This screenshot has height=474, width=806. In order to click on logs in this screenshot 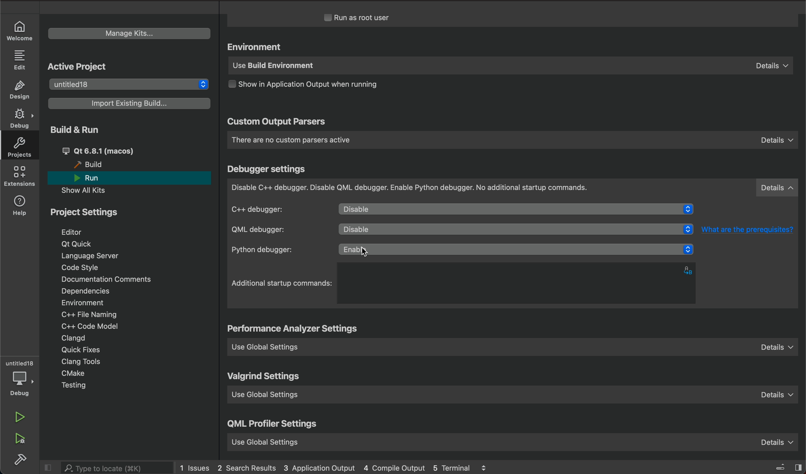, I will do `click(344, 467)`.